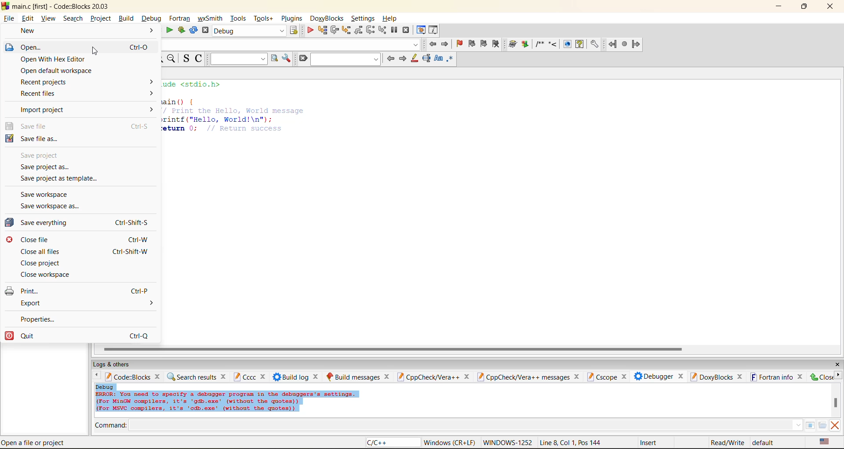  Describe the element at coordinates (837, 365) in the screenshot. I see `close` at that location.